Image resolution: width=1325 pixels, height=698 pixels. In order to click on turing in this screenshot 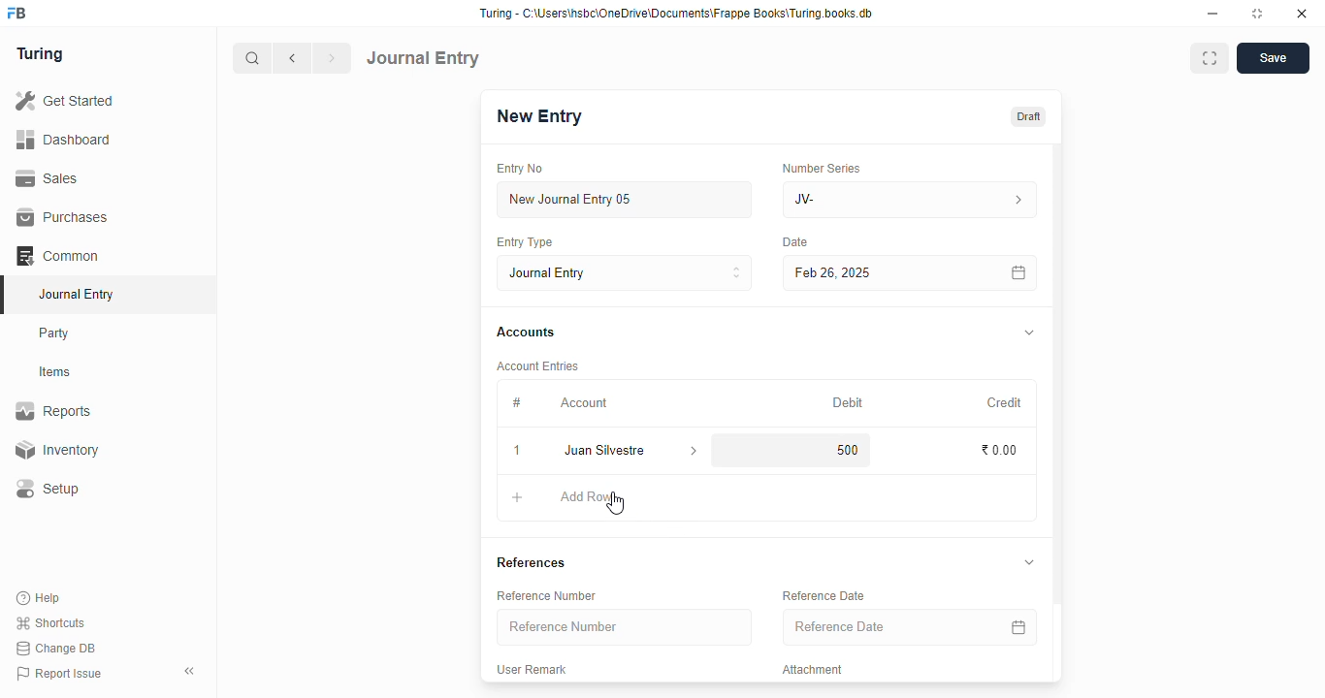, I will do `click(41, 55)`.